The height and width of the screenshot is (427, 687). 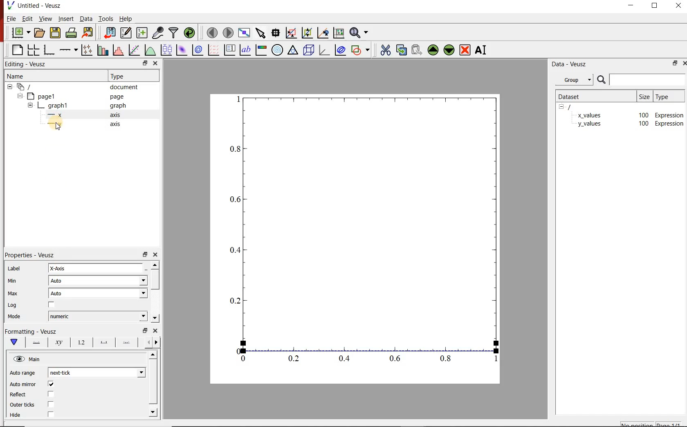 What do you see at coordinates (668, 97) in the screenshot?
I see `type` at bounding box center [668, 97].